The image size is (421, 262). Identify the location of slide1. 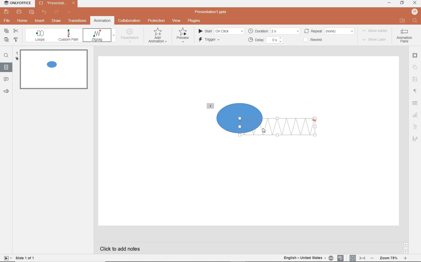
(55, 70).